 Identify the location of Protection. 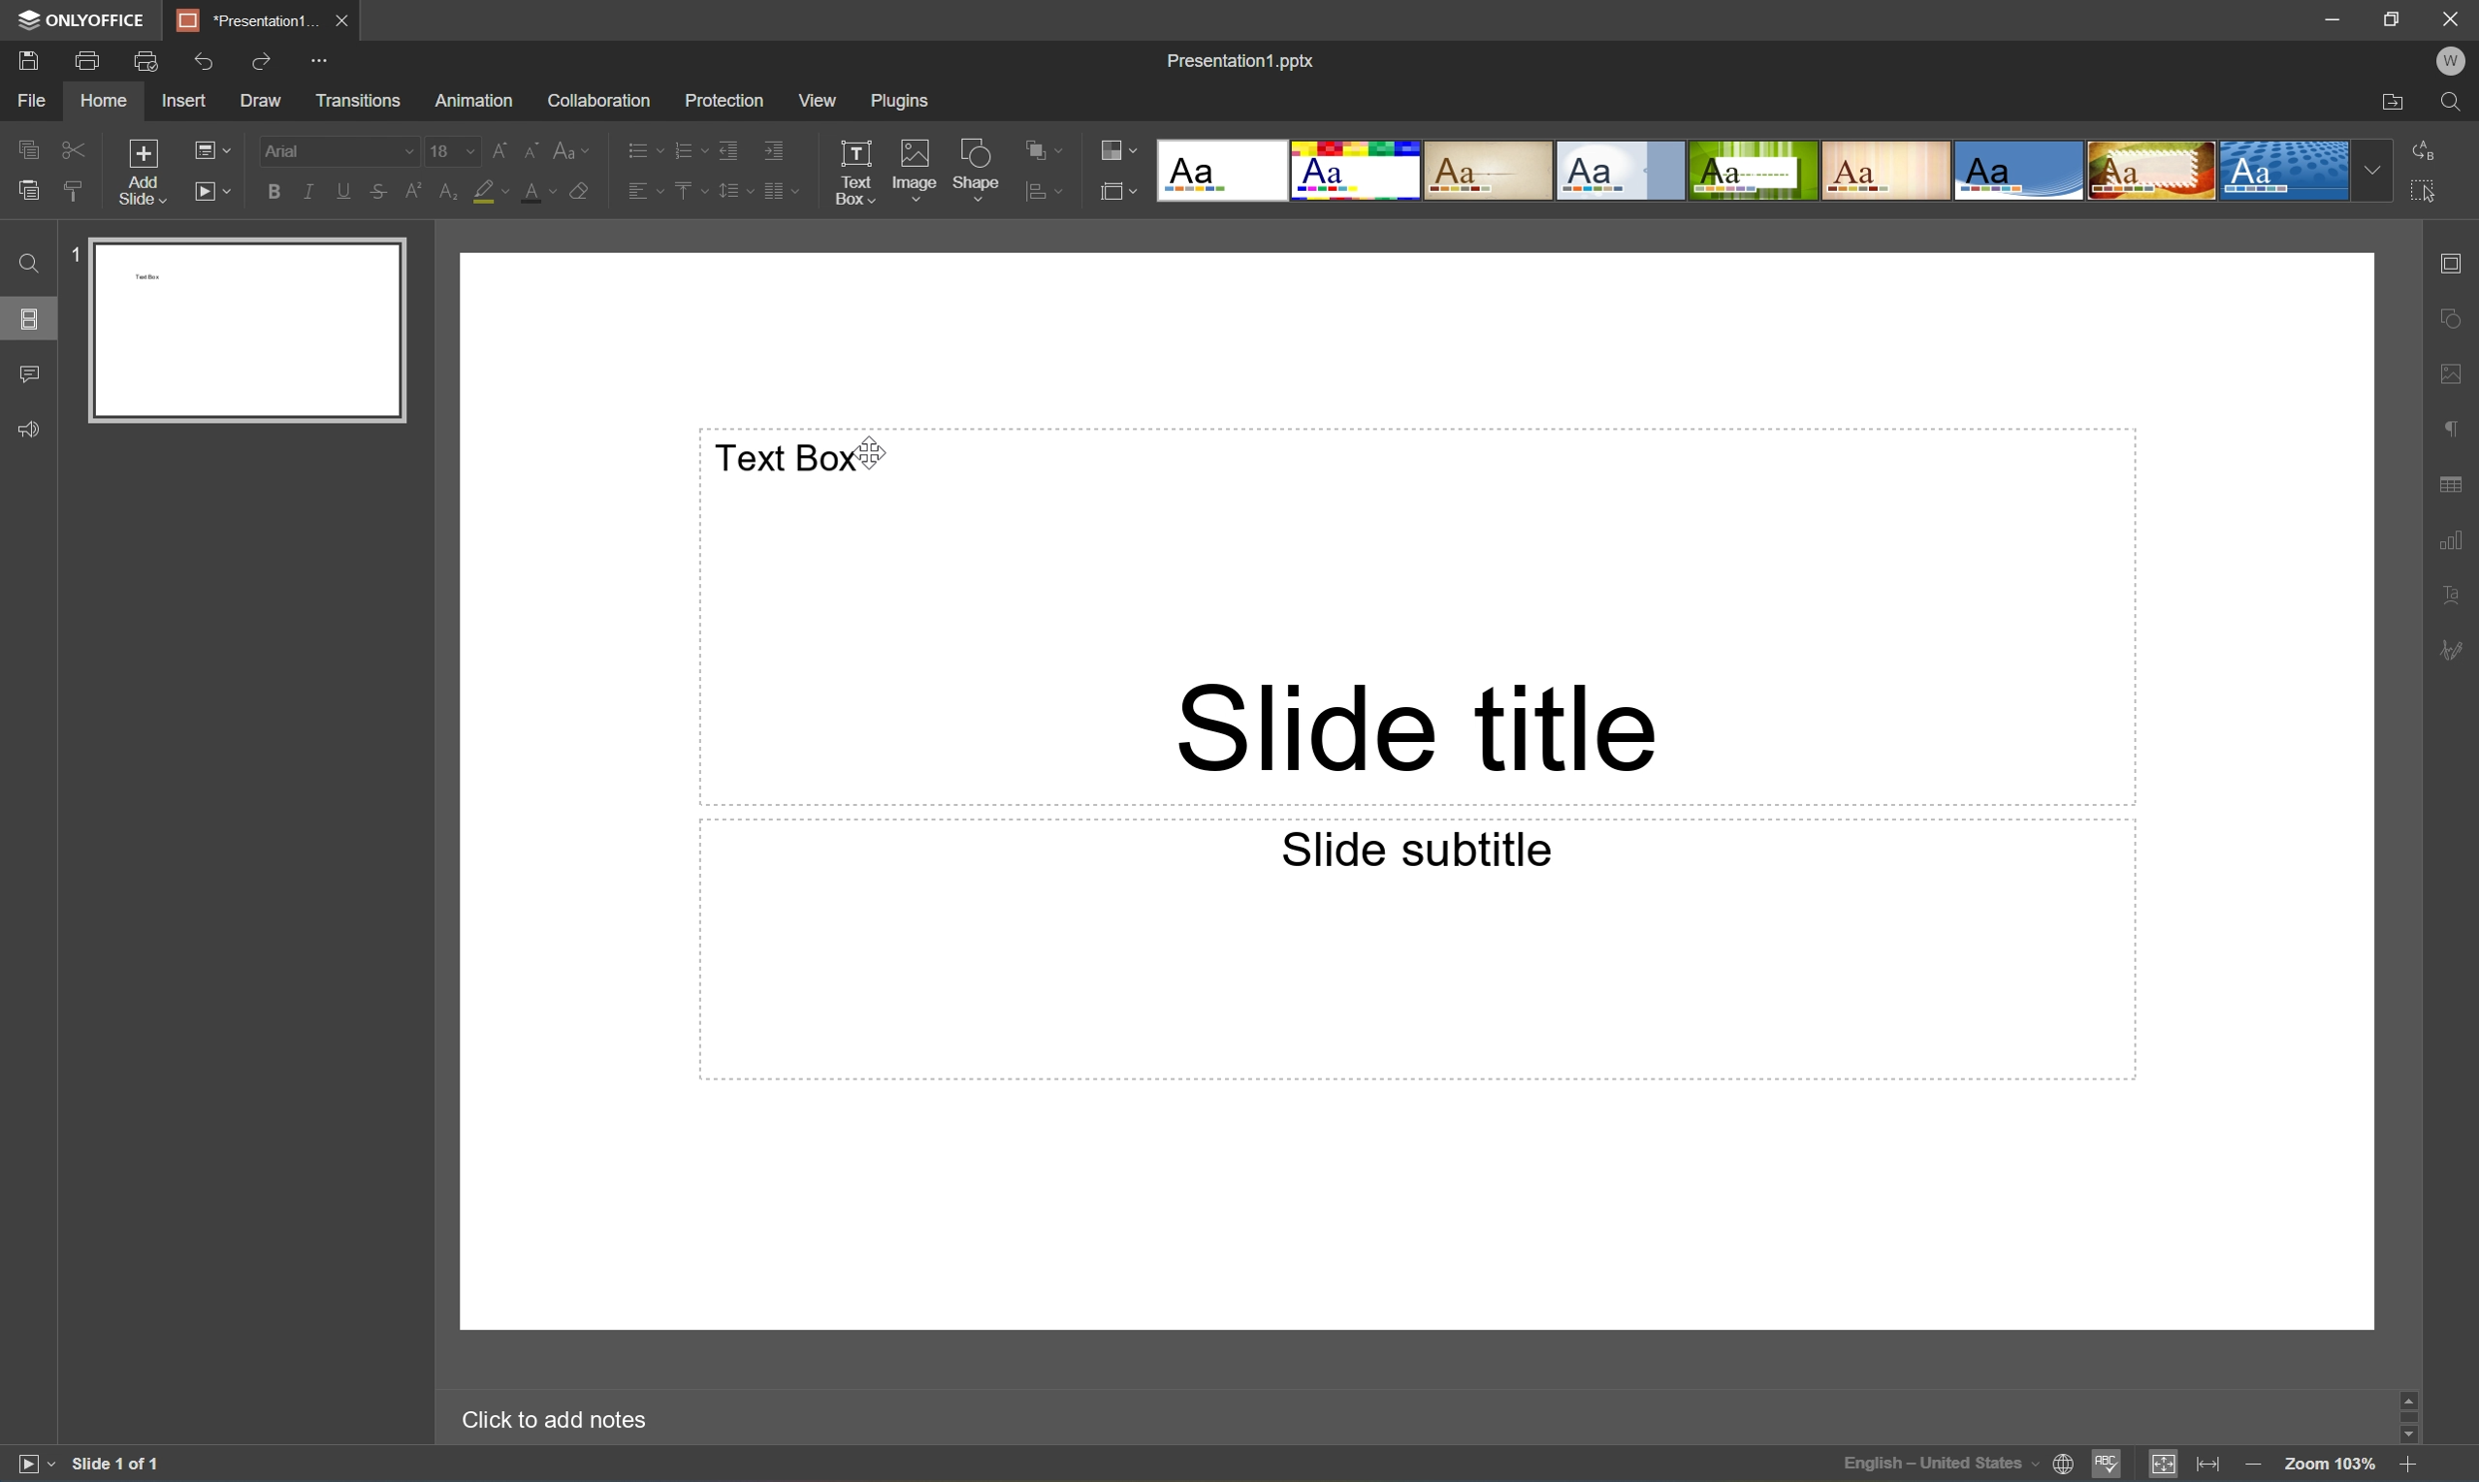
(727, 100).